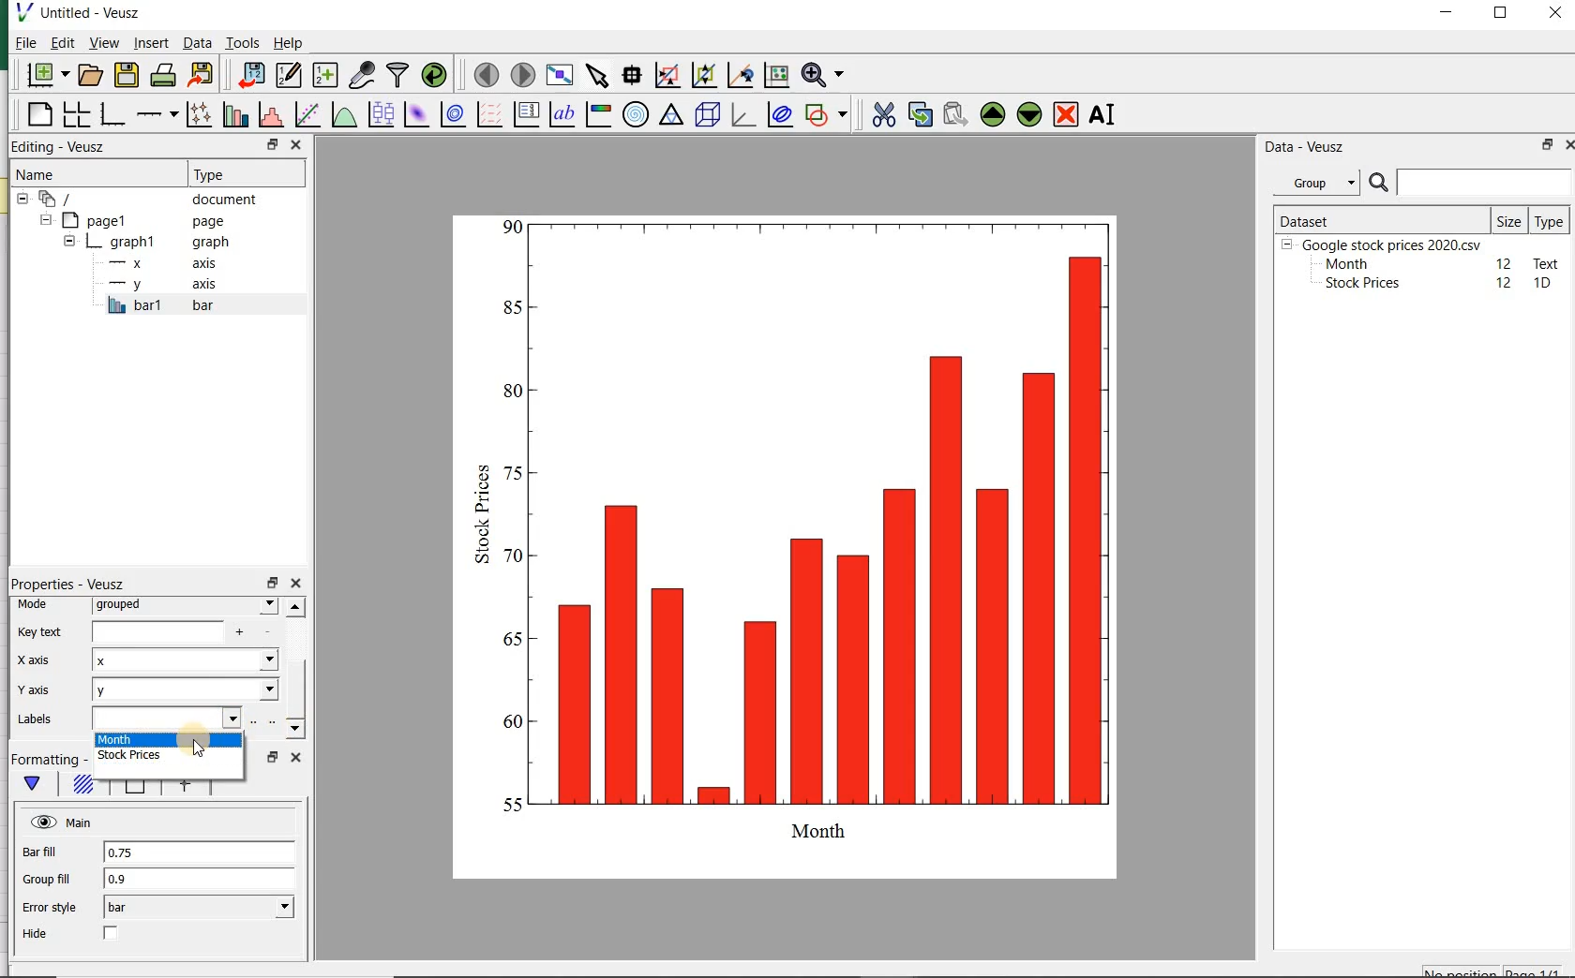  Describe the element at coordinates (134, 789) in the screenshot. I see `Line` at that location.